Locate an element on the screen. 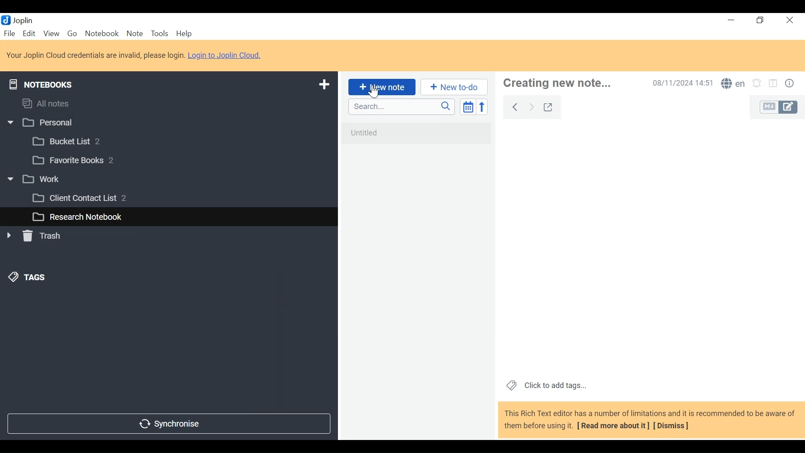 The height and width of the screenshot is (453, 805). v [3 work is located at coordinates (43, 180).